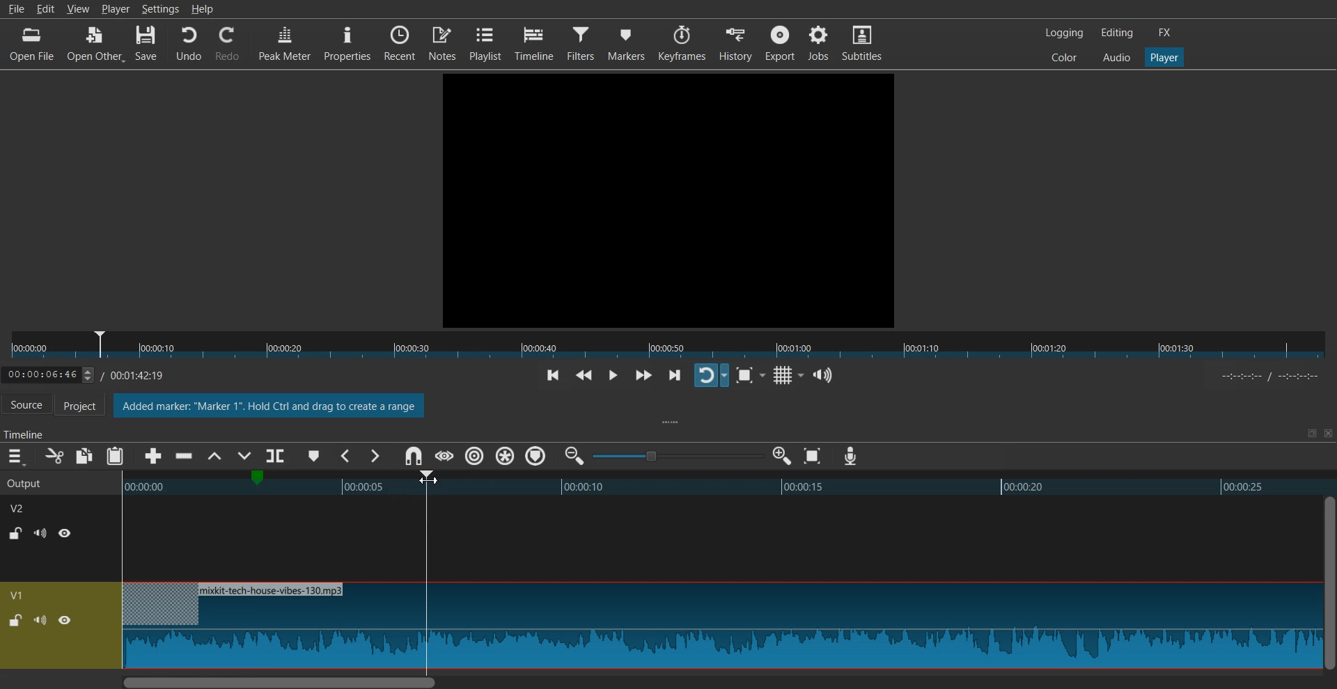 The image size is (1337, 689). What do you see at coordinates (534, 43) in the screenshot?
I see `Timeline` at bounding box center [534, 43].